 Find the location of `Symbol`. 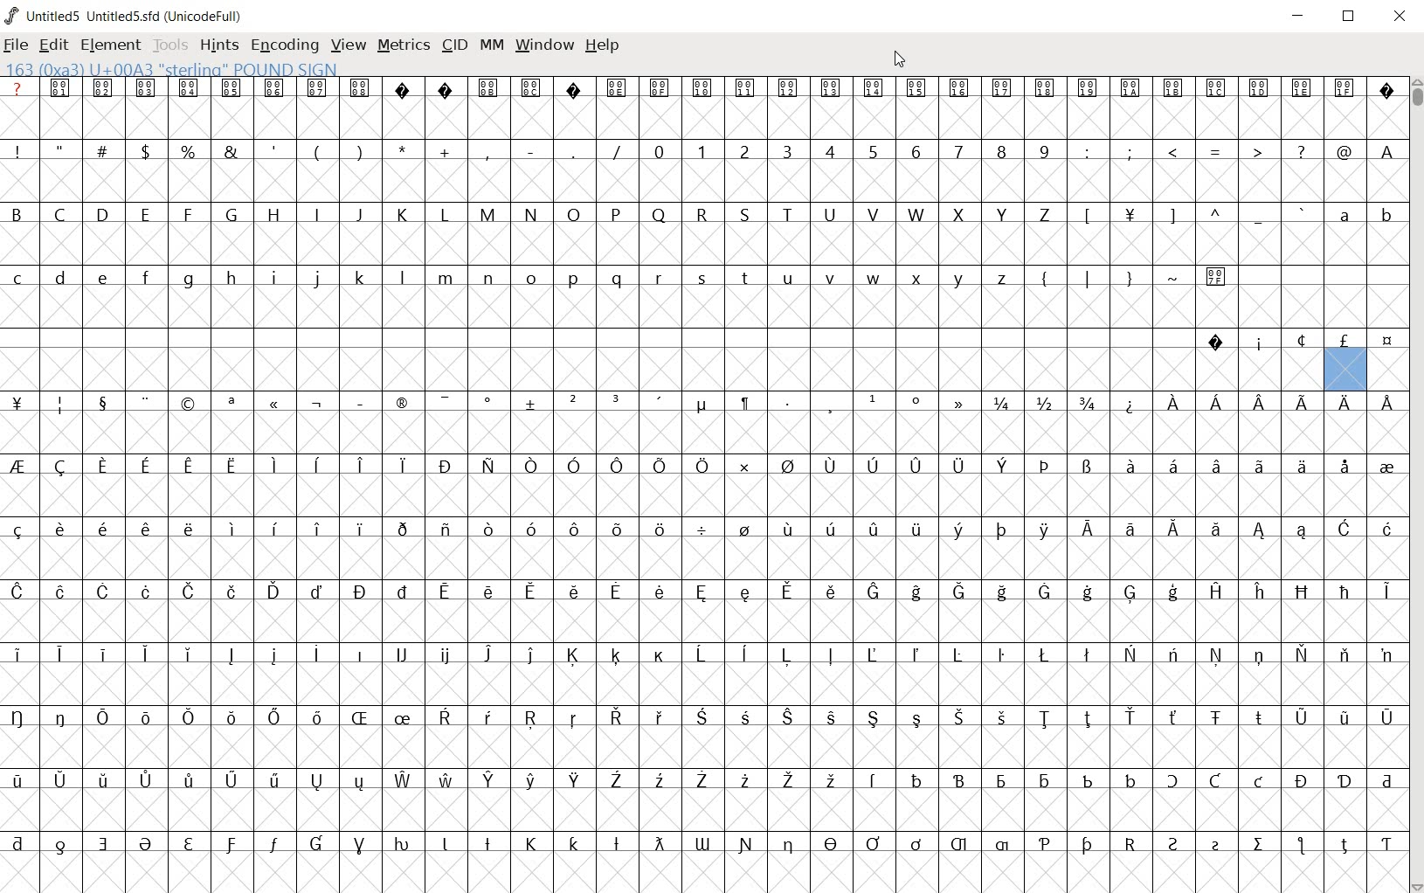

Symbol is located at coordinates (1344, 717).